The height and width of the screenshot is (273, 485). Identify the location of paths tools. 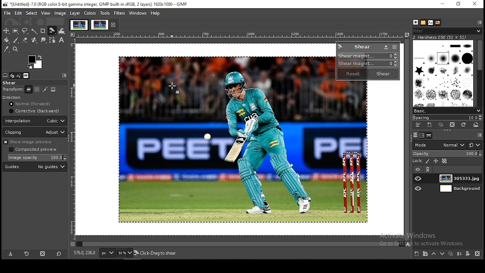
(52, 40).